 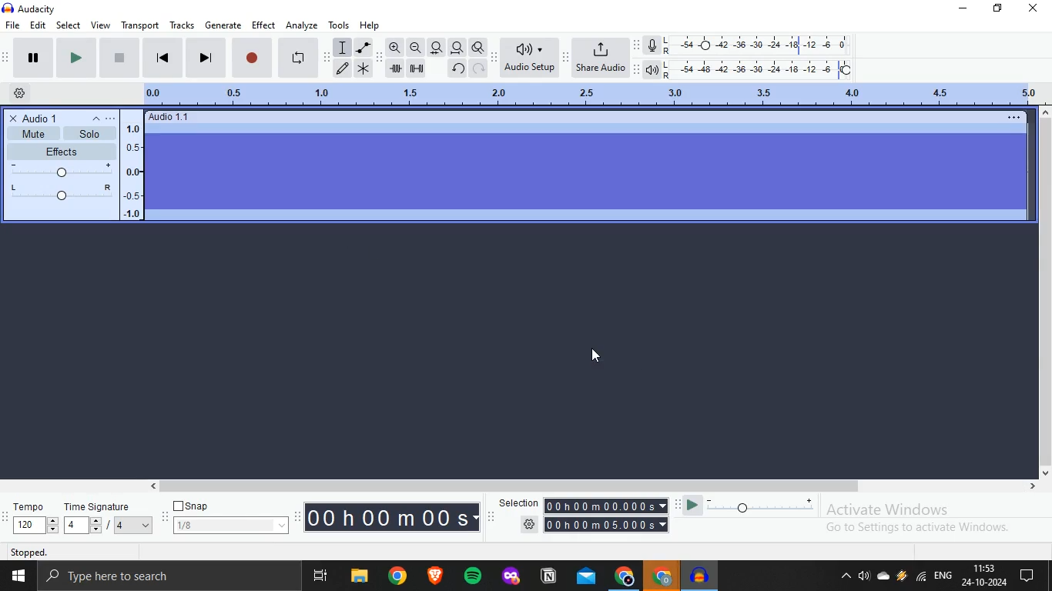 I want to click on Onedrive, so click(x=882, y=579).